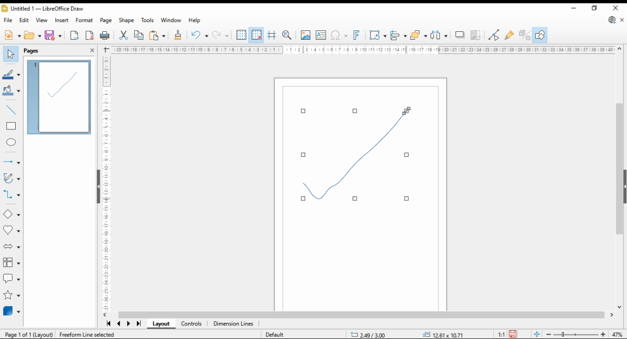 The width and height of the screenshot is (627, 339). I want to click on file, so click(7, 20).